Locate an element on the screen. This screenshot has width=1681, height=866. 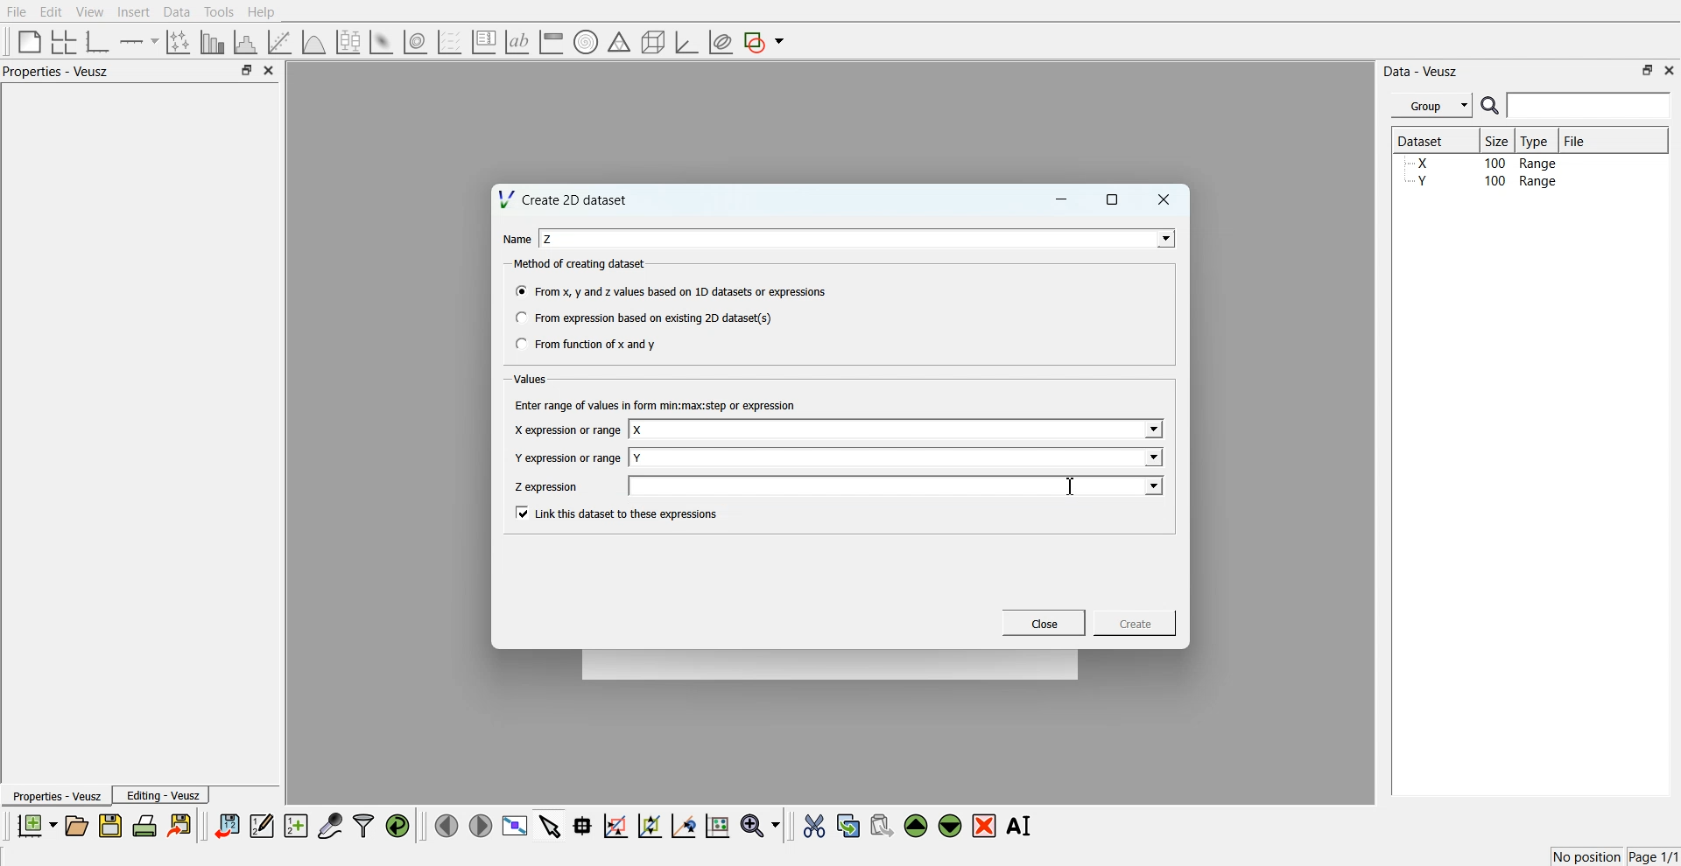
Edit and enter new dataset is located at coordinates (261, 825).